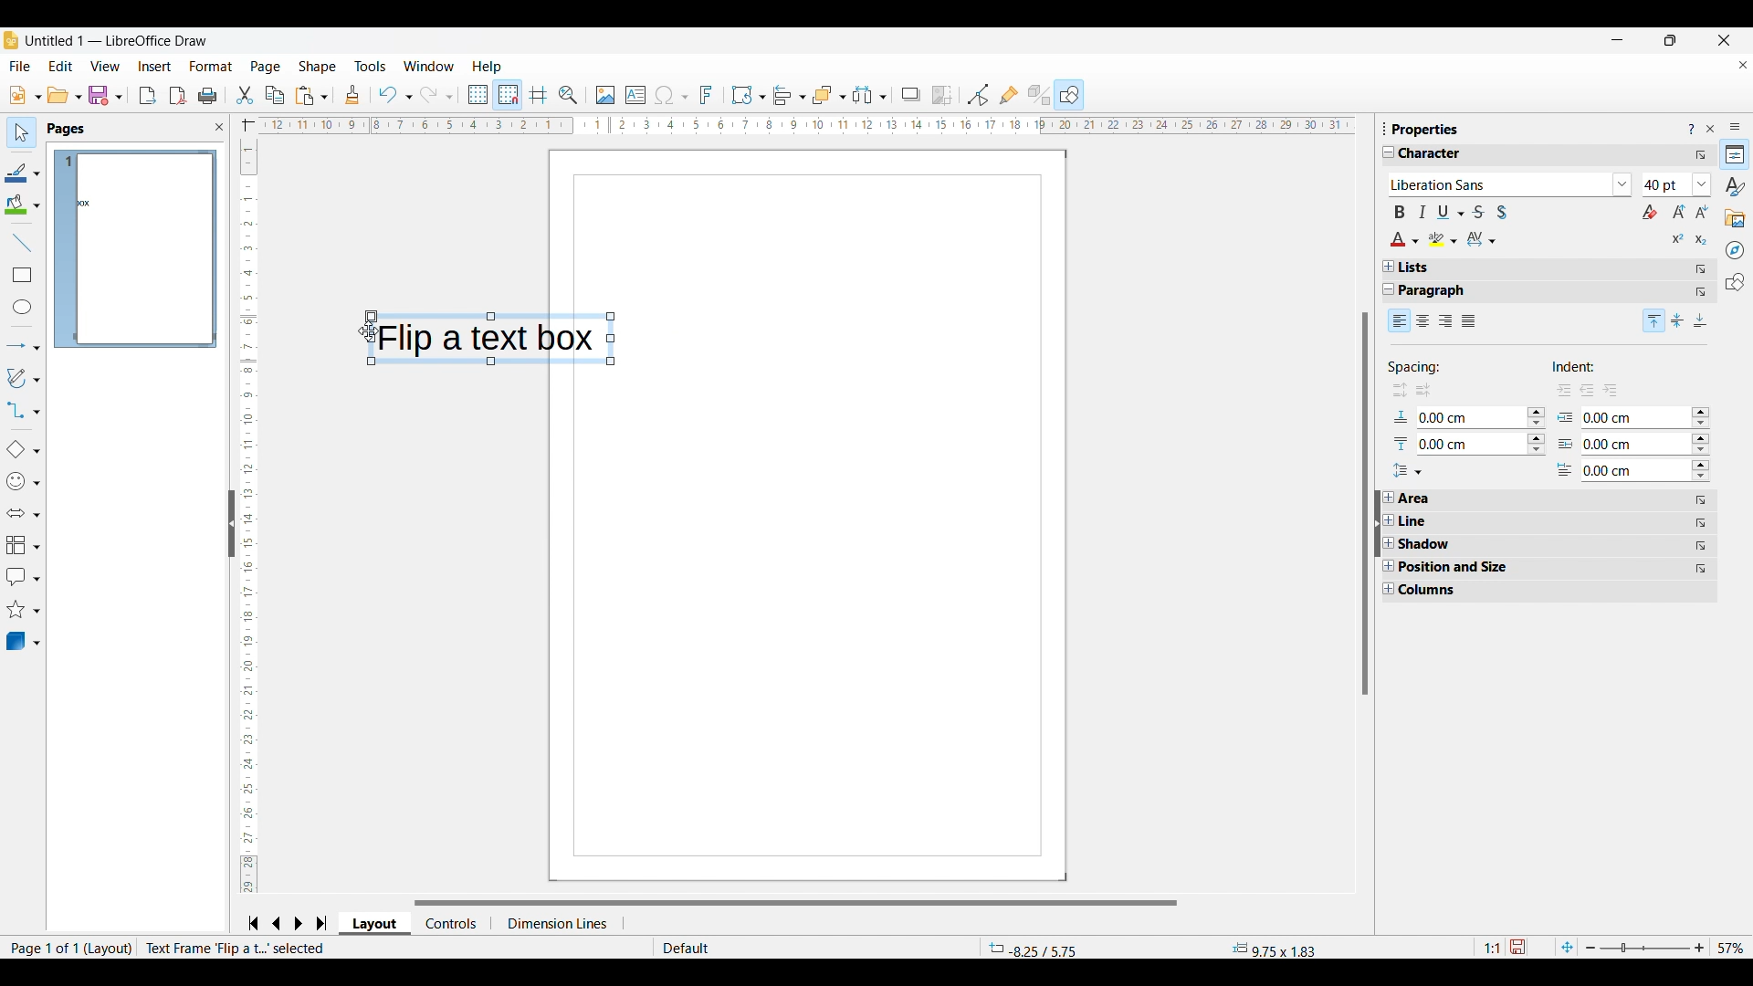  I want to click on property, so click(1426, 129).